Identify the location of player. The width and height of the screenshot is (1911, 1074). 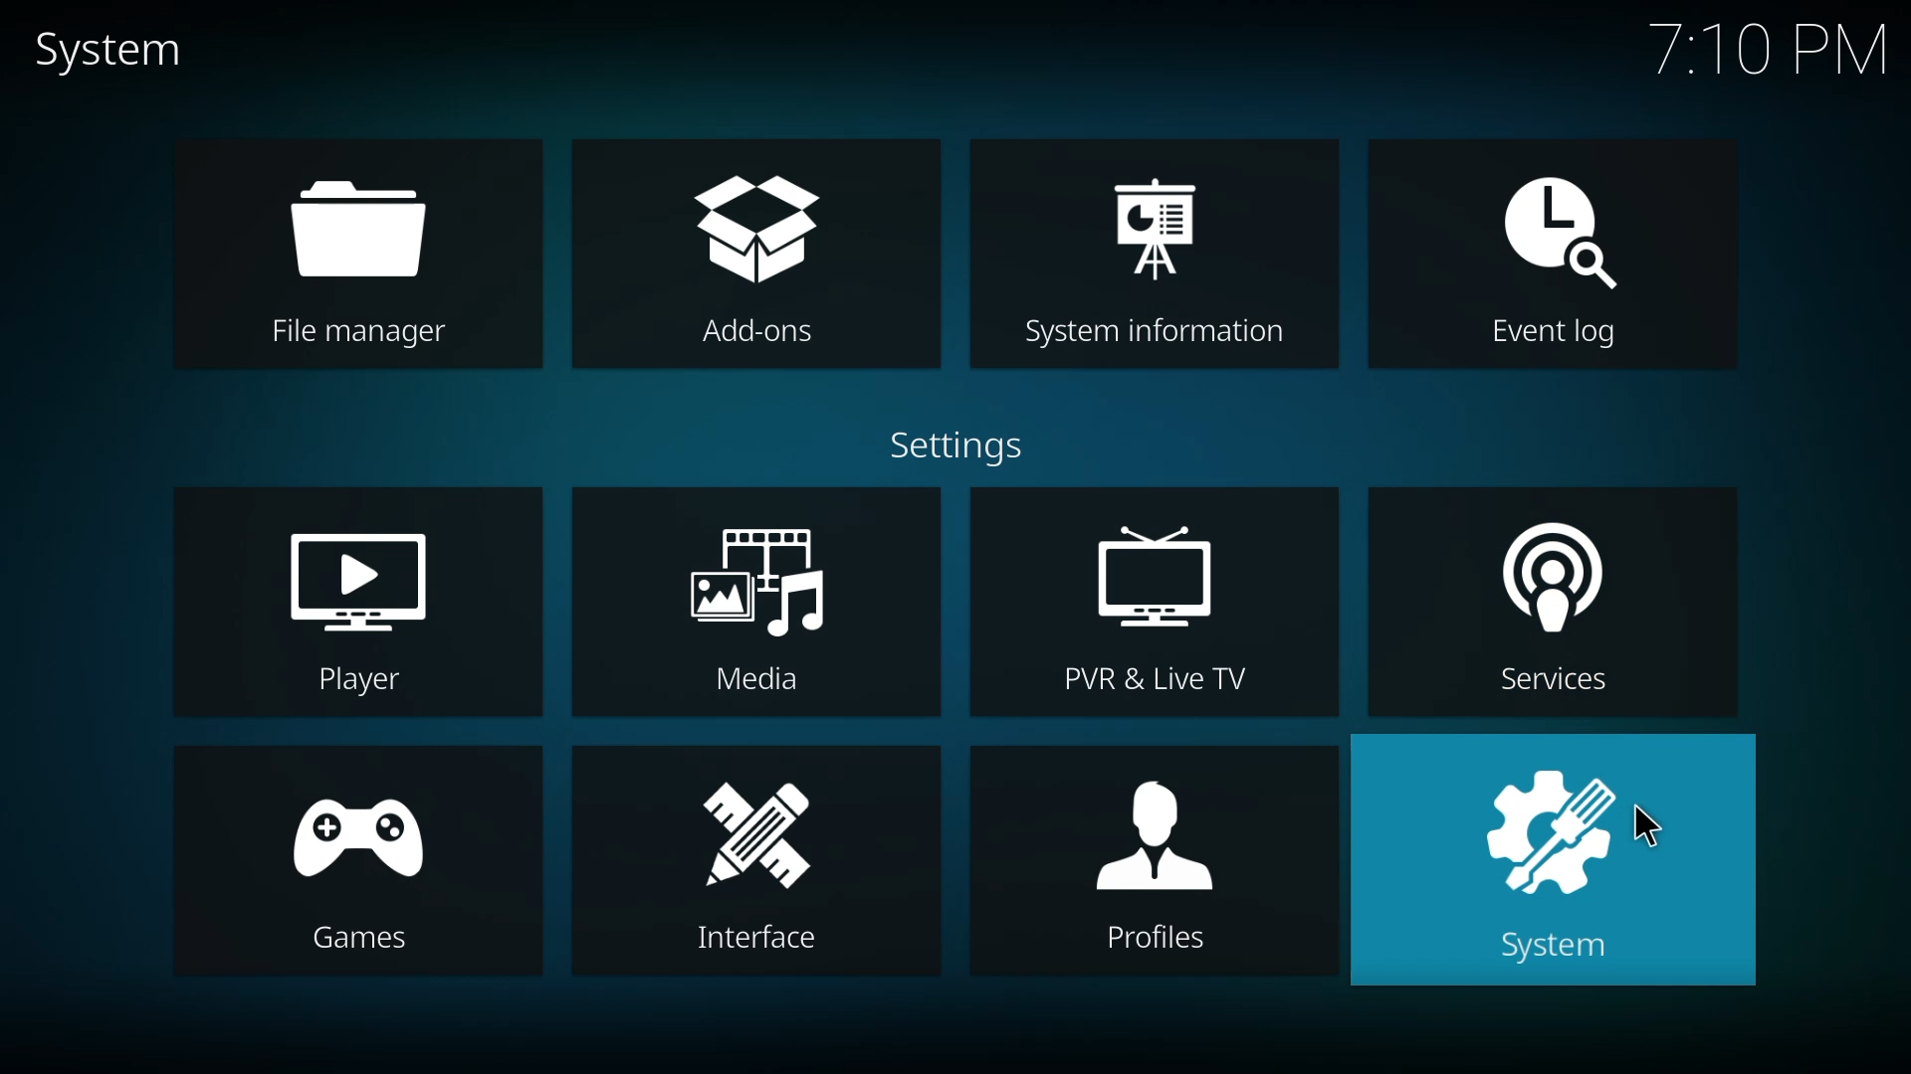
(360, 609).